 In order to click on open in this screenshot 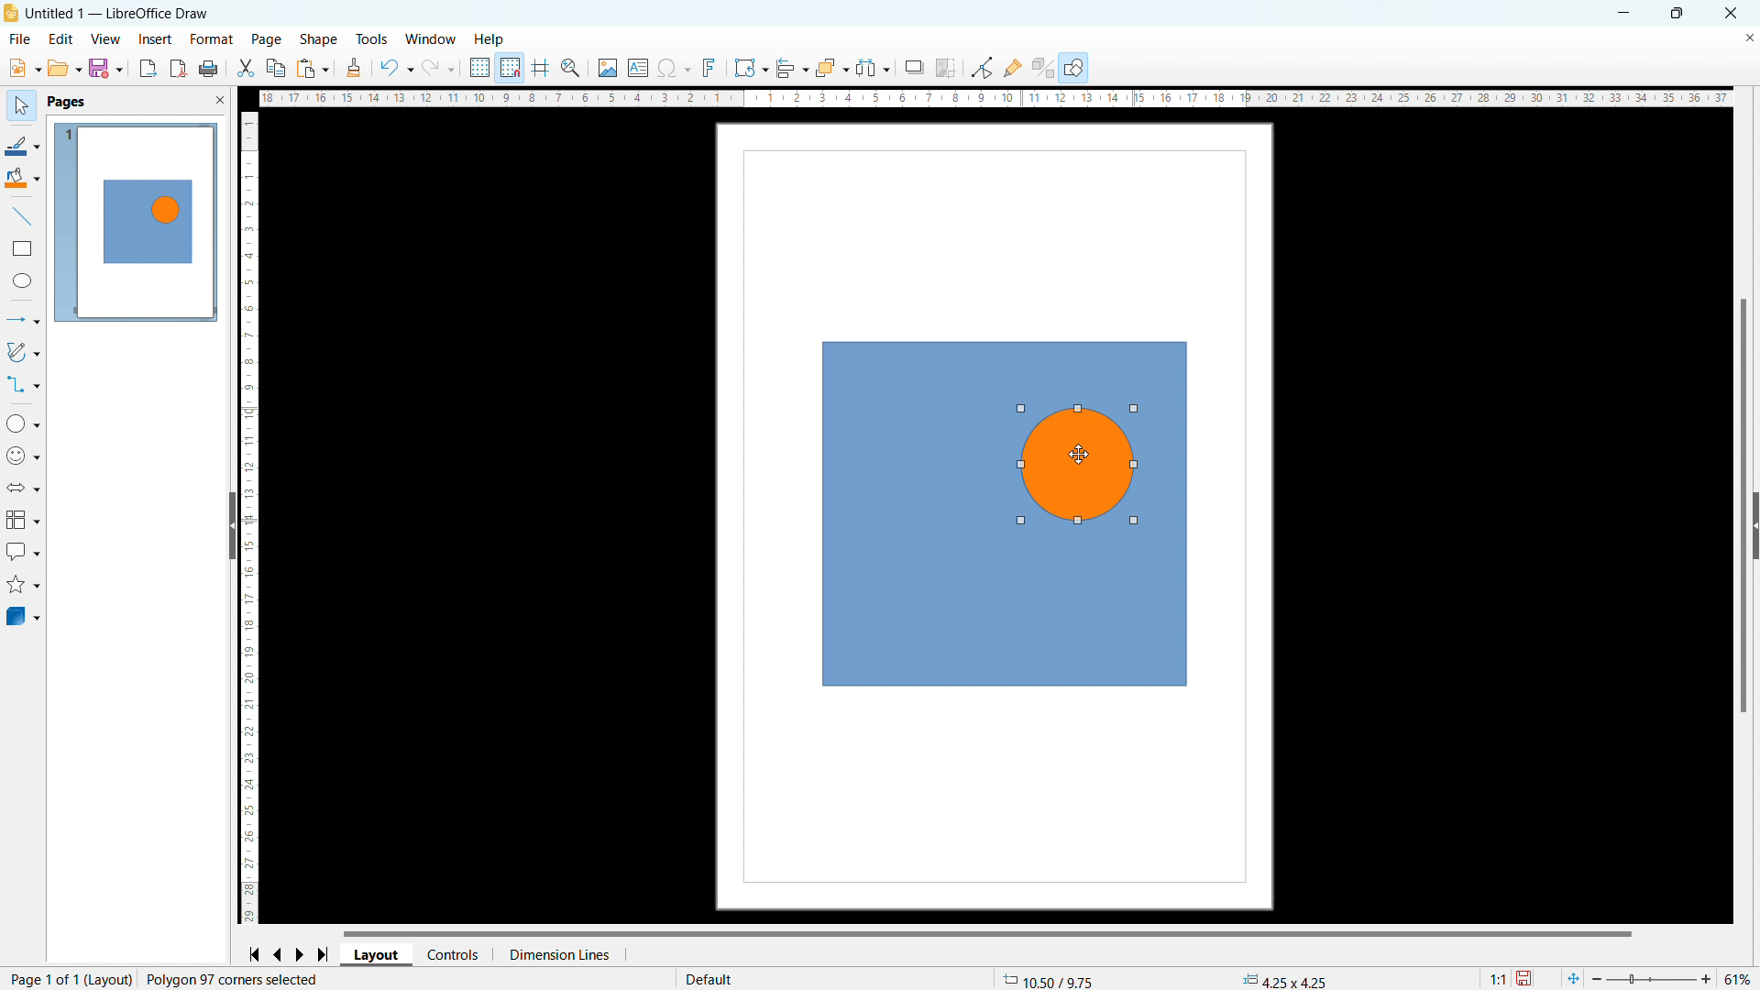, I will do `click(65, 67)`.